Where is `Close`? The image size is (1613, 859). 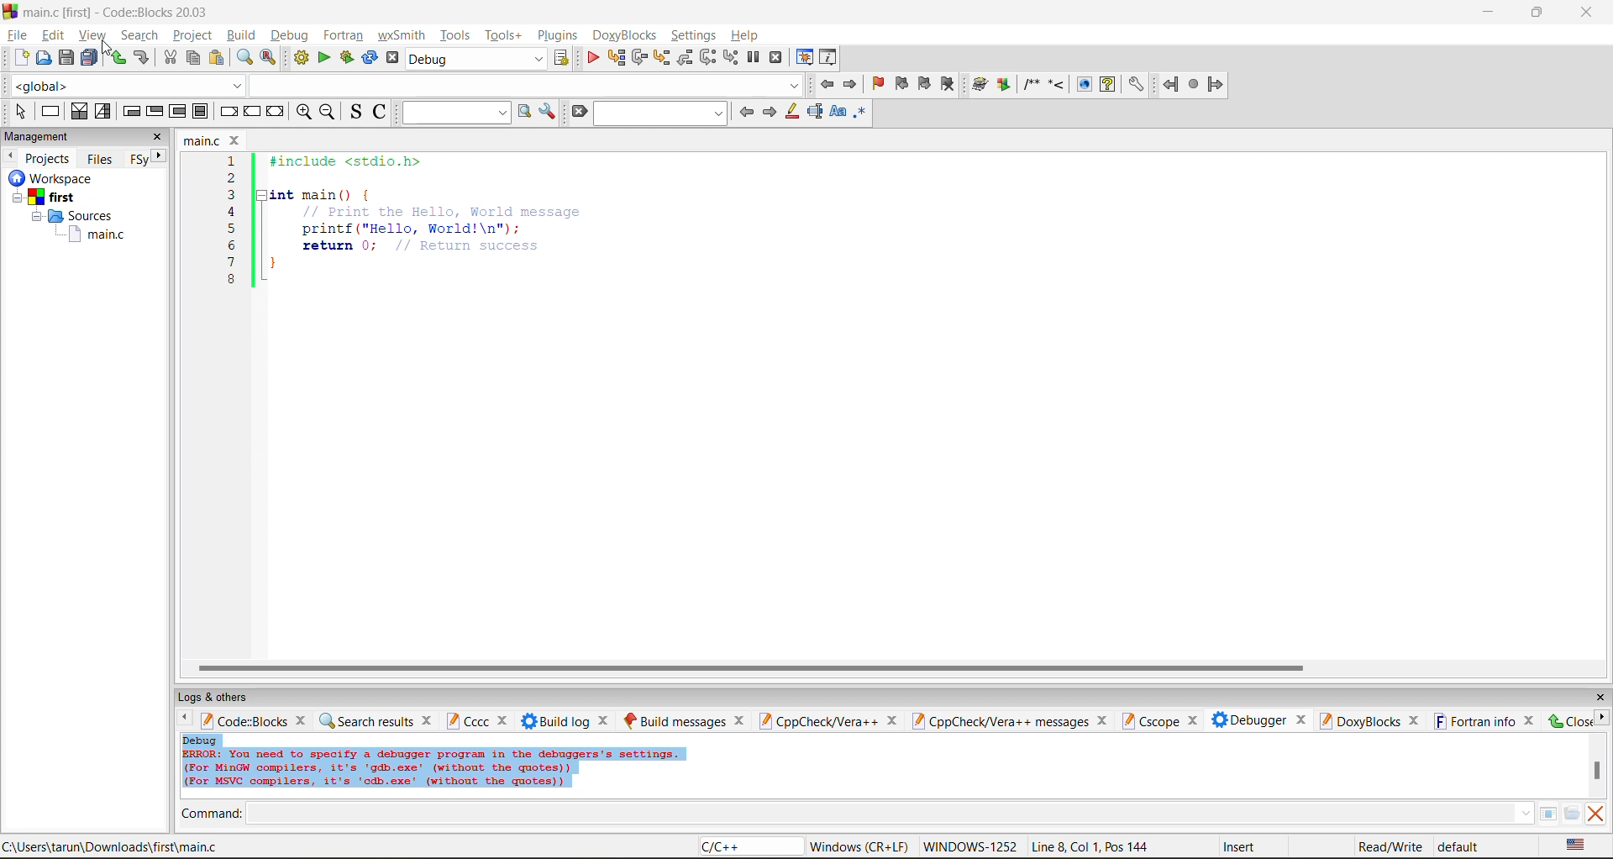 Close is located at coordinates (1577, 722).